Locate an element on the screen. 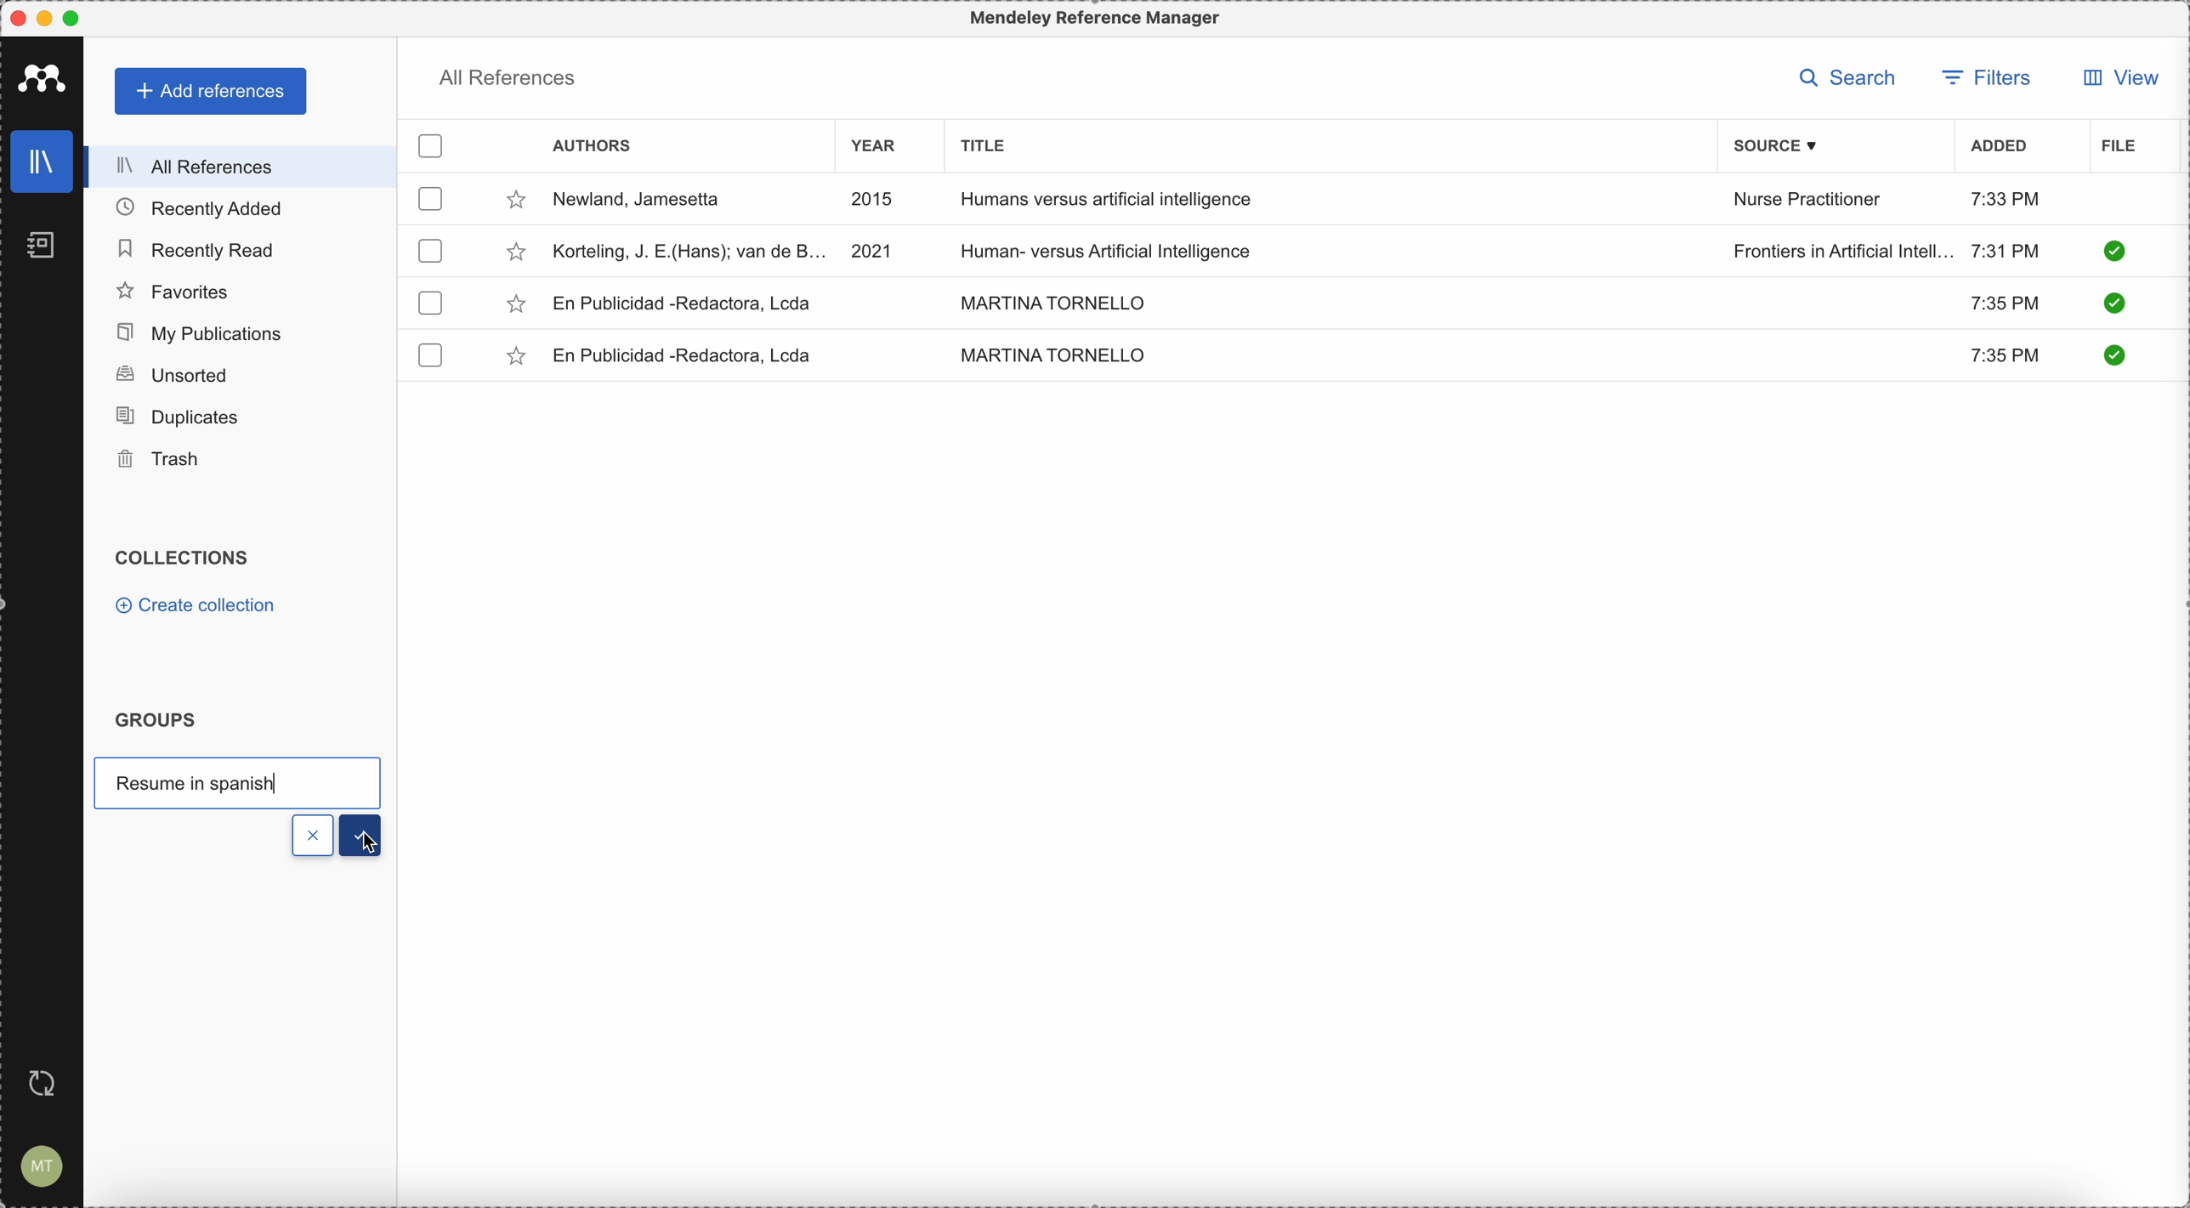  Human-versus Artificial Intelligence is located at coordinates (1121, 248).